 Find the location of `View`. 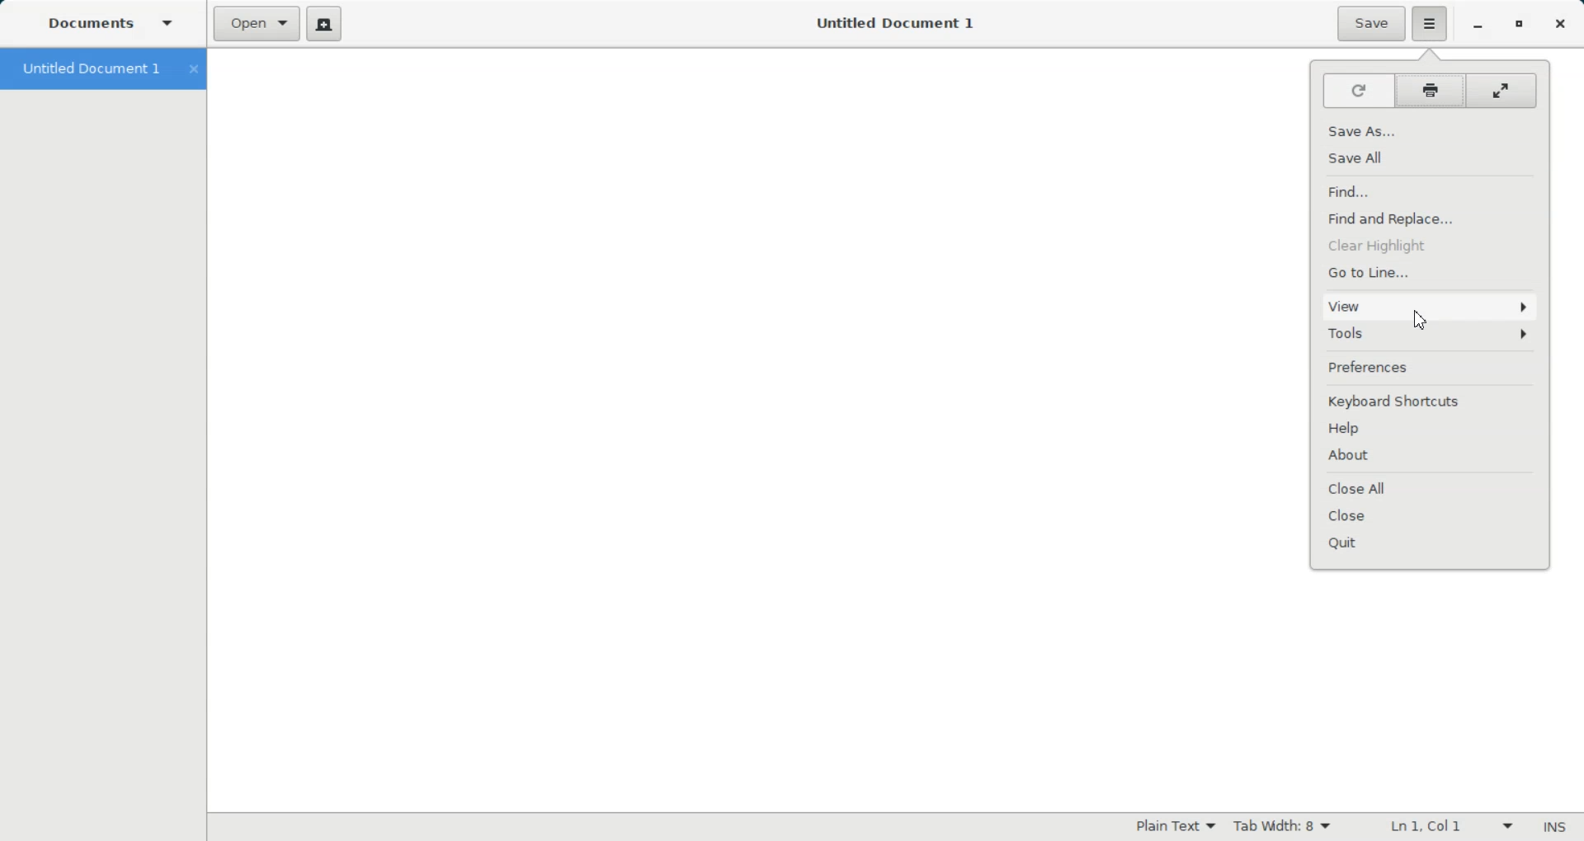

View is located at coordinates (1428, 304).